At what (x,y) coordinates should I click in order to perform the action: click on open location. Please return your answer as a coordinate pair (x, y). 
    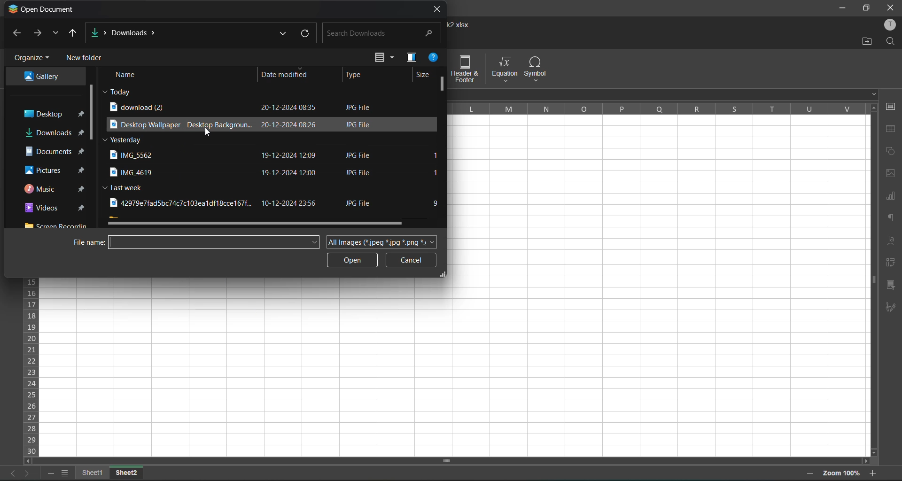
    Looking at the image, I should click on (863, 42).